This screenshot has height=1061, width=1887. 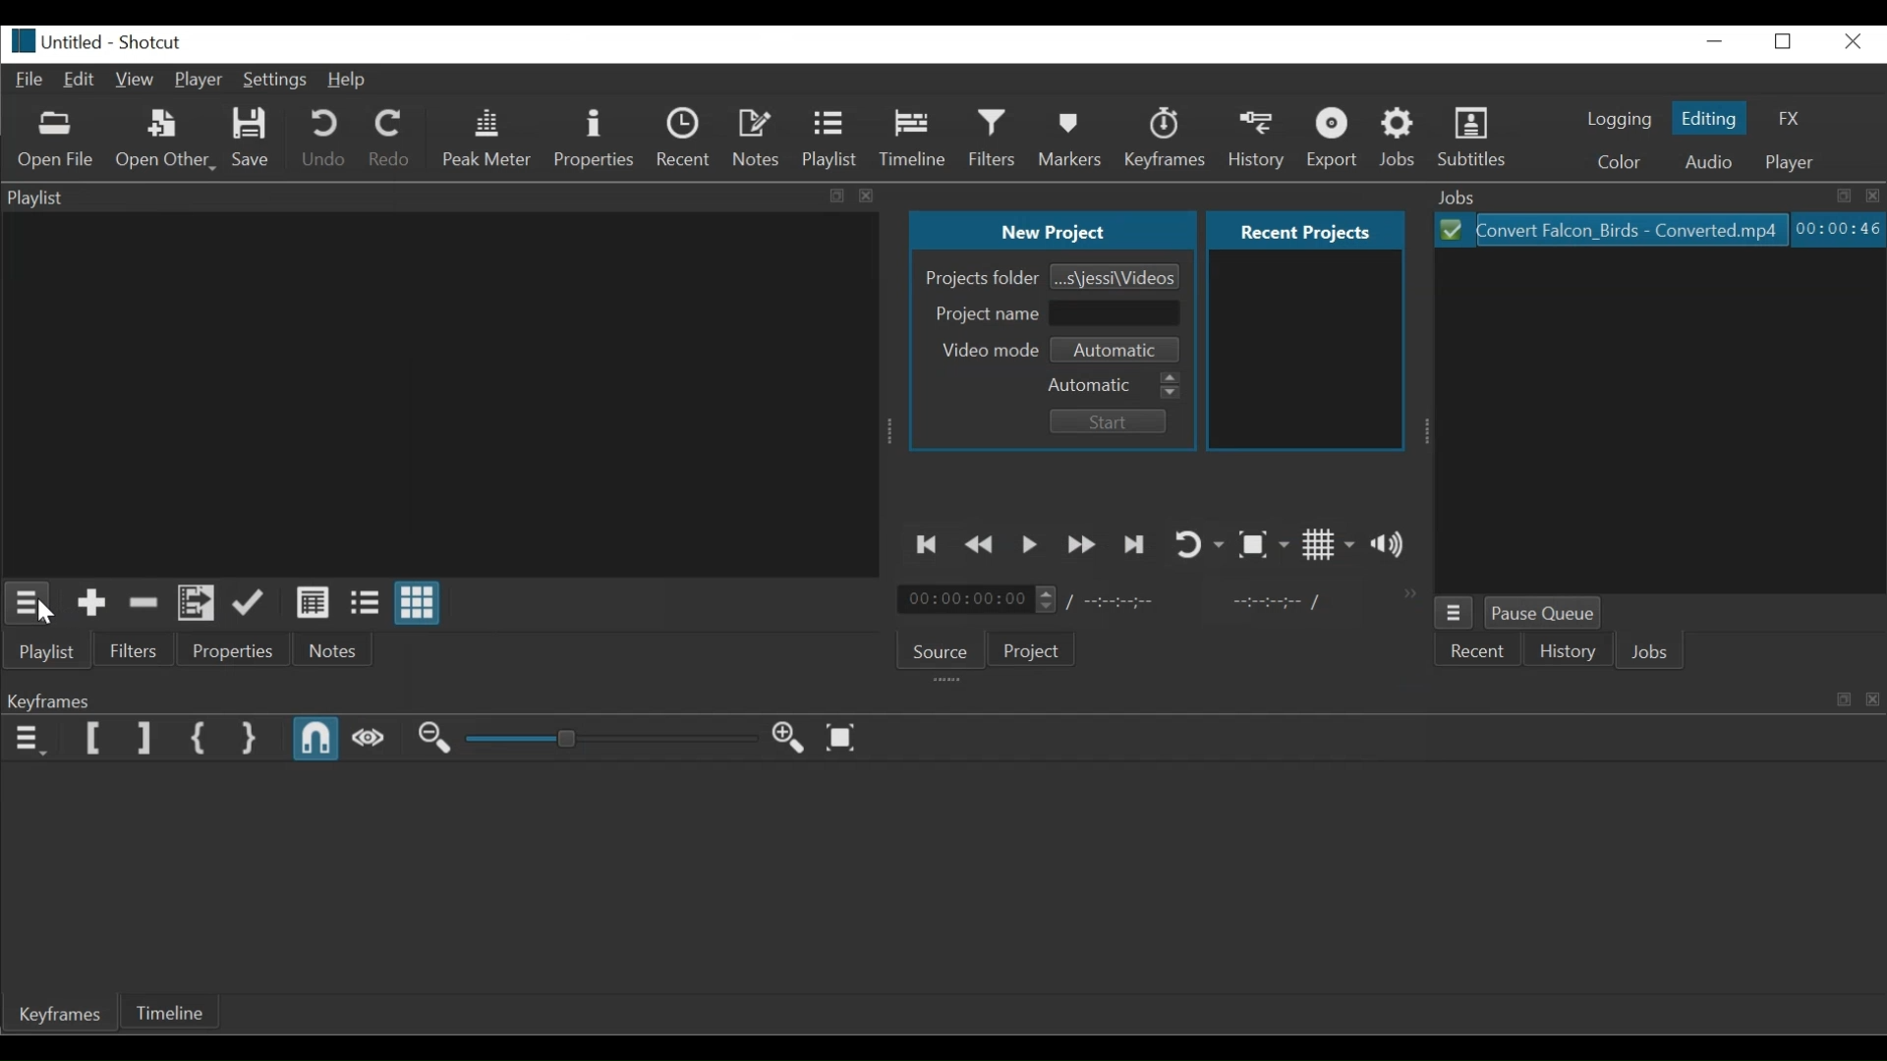 I want to click on View, so click(x=135, y=80).